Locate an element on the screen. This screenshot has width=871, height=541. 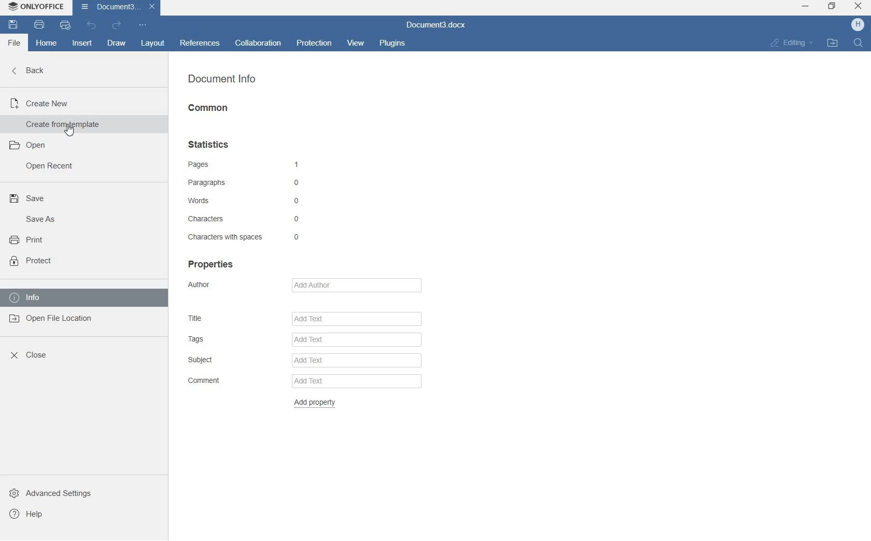
pages 1 is located at coordinates (243, 164).